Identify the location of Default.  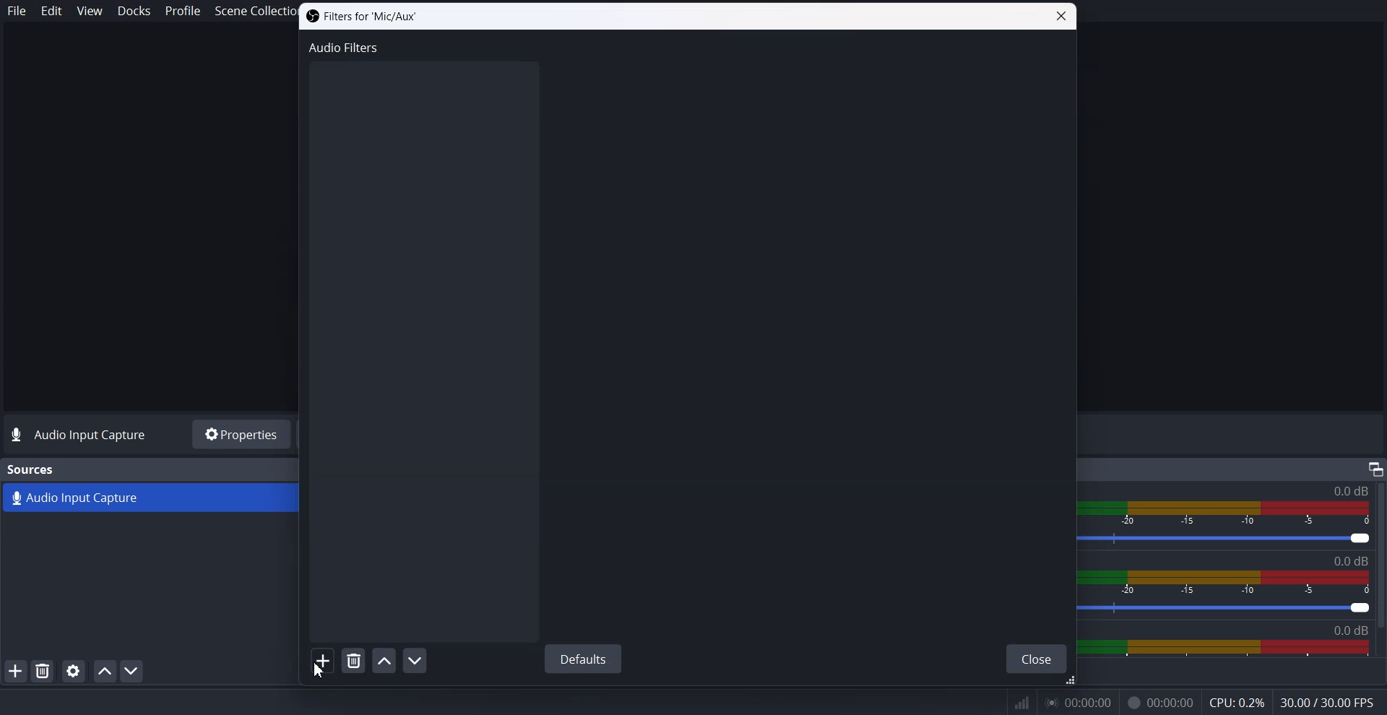
(582, 657).